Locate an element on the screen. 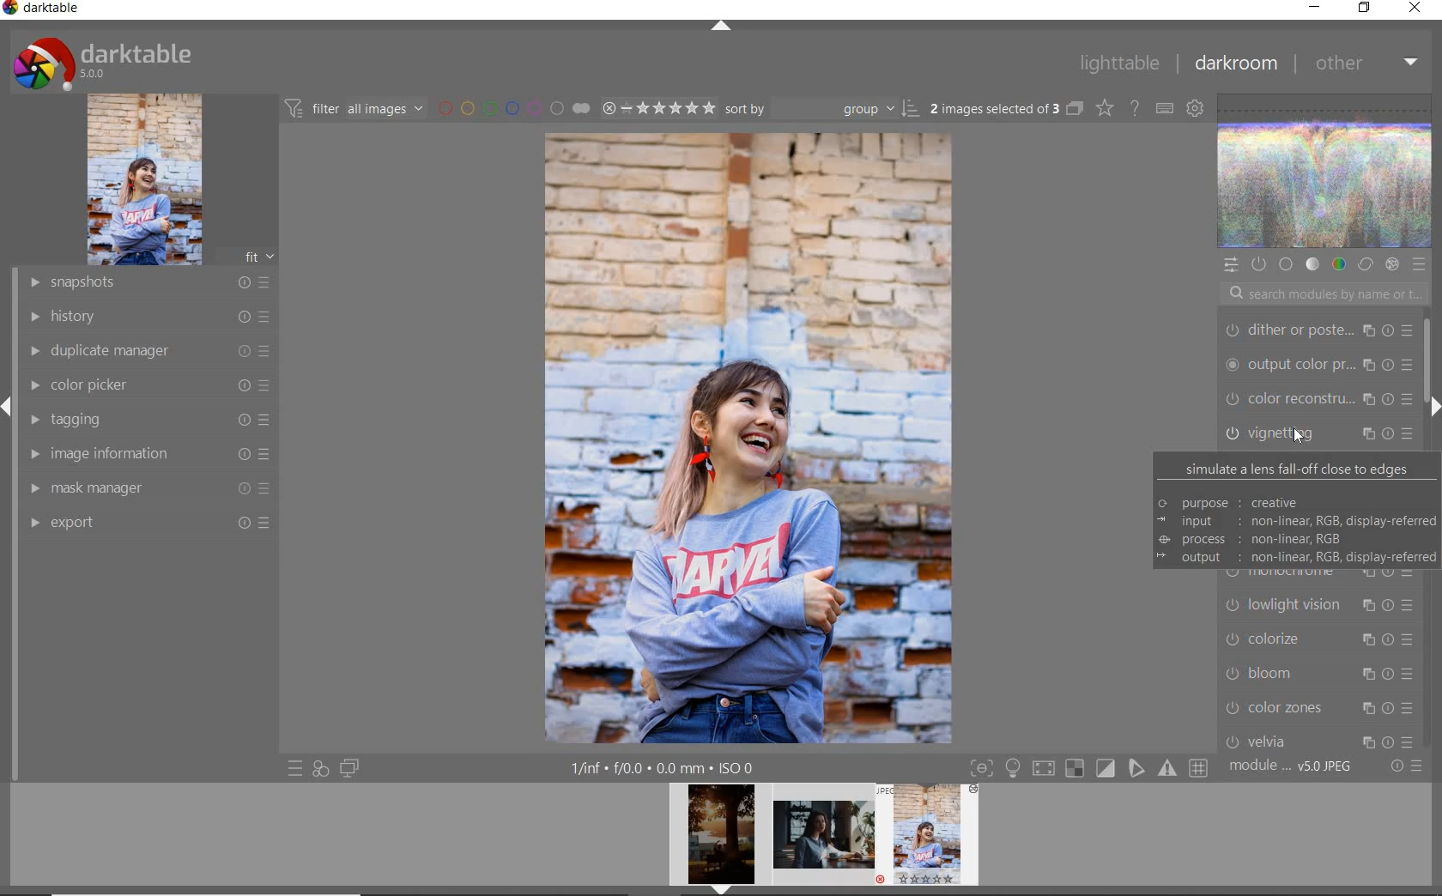  scrollbar is located at coordinates (1433, 364).